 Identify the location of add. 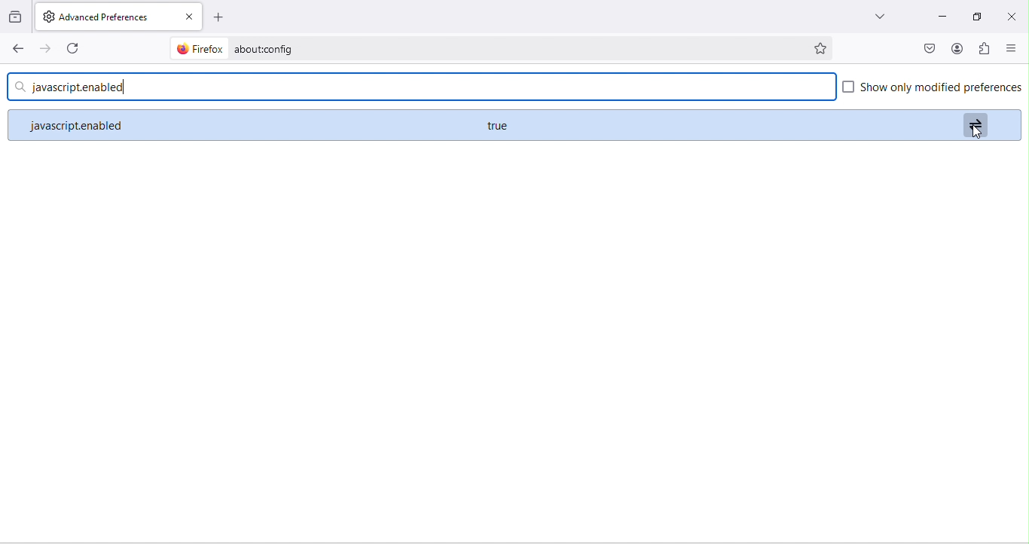
(222, 18).